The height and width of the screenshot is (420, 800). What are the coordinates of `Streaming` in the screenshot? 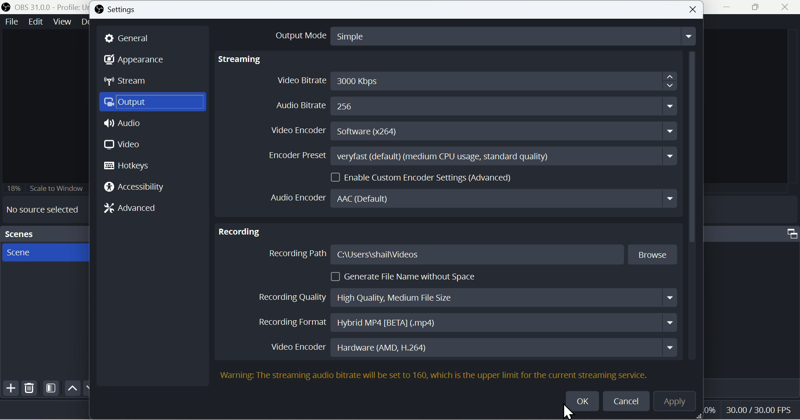 It's located at (242, 59).